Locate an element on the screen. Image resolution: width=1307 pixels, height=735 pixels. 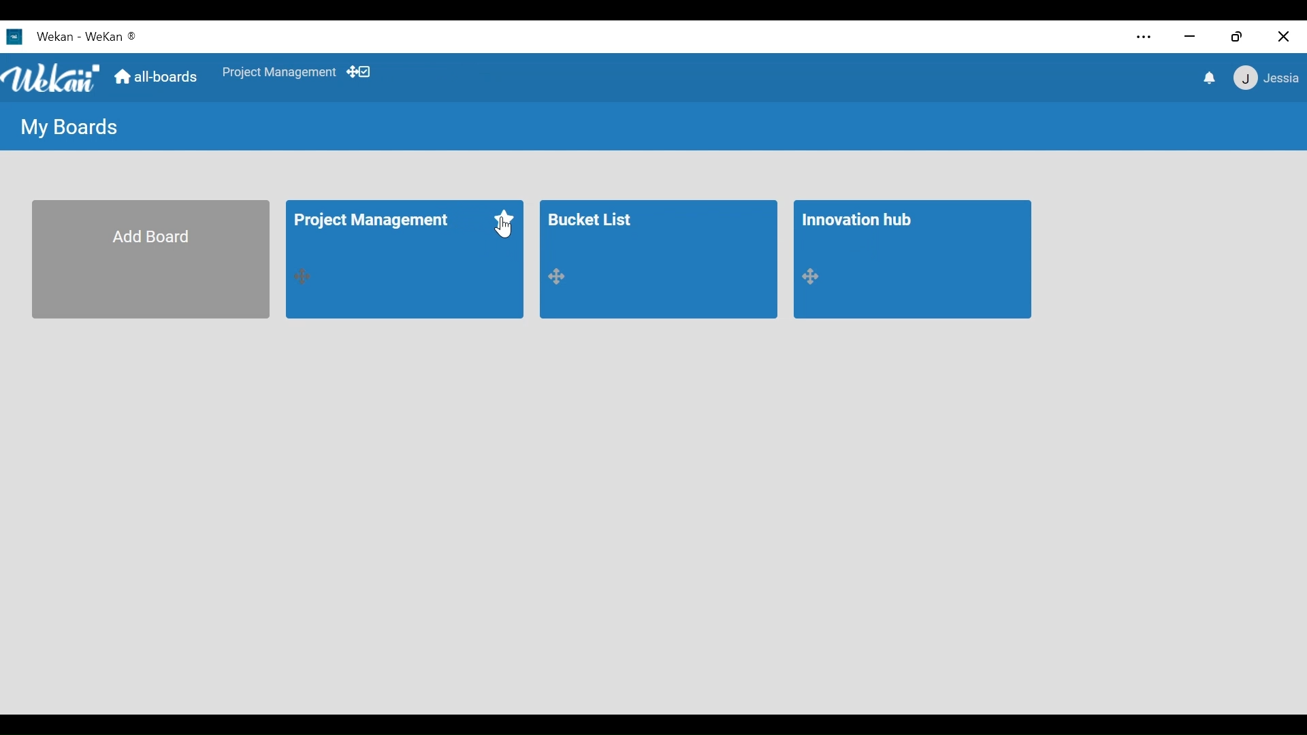
Desktop drag handles is located at coordinates (816, 277).